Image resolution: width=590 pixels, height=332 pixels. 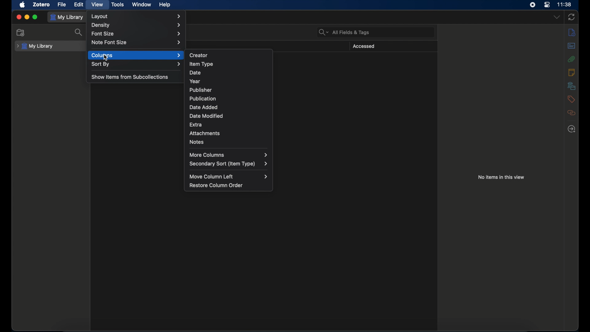 What do you see at coordinates (533, 5) in the screenshot?
I see `screen recorder` at bounding box center [533, 5].